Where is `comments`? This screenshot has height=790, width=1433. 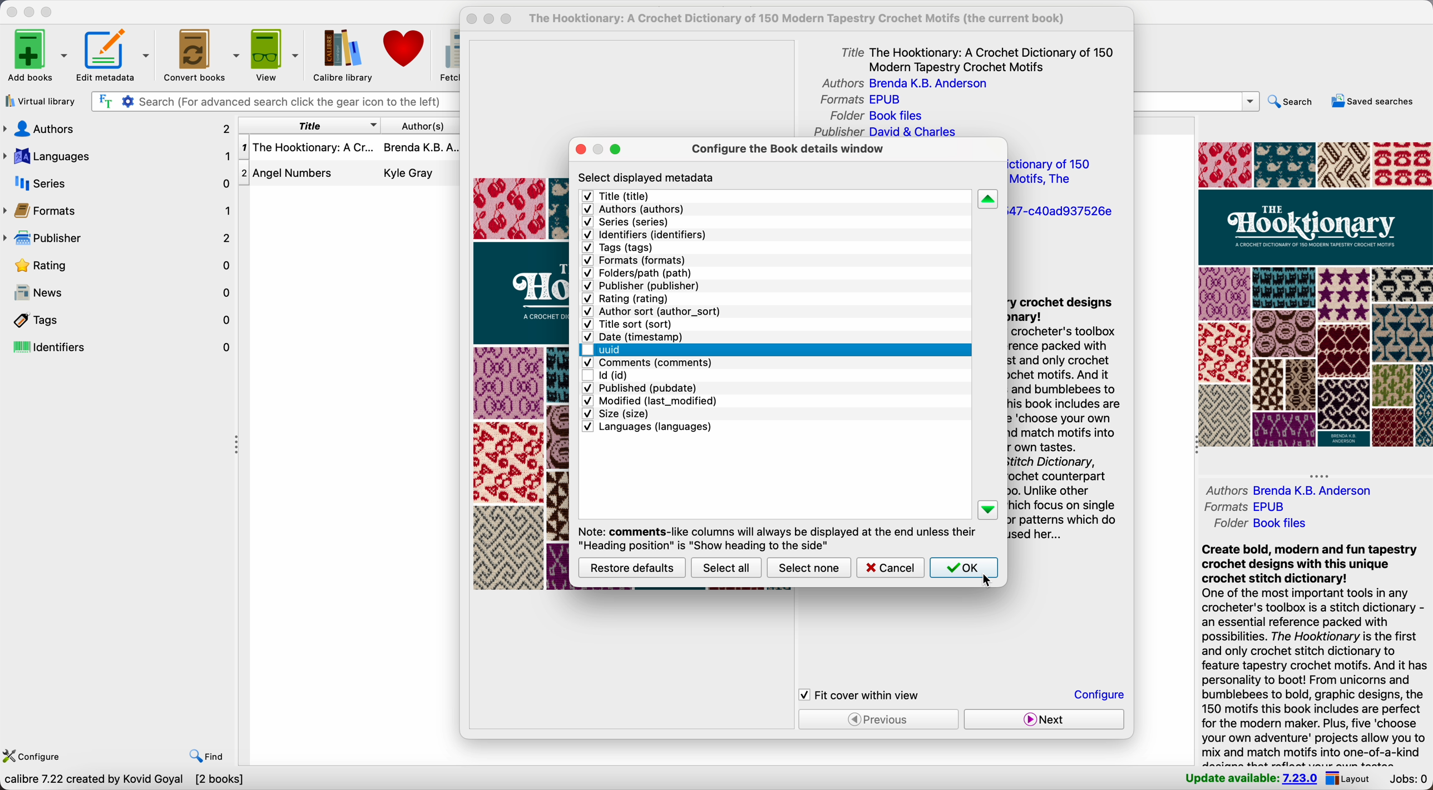 comments is located at coordinates (651, 364).